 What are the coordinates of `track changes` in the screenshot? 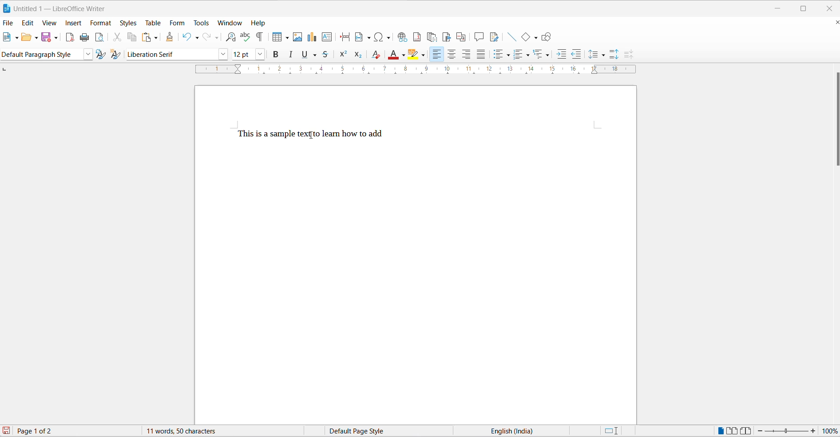 It's located at (495, 38).